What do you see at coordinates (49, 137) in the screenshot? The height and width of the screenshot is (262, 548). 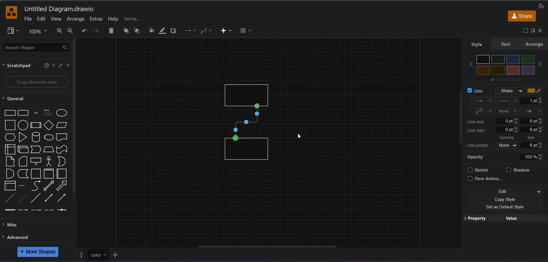 I see `Cloud` at bounding box center [49, 137].